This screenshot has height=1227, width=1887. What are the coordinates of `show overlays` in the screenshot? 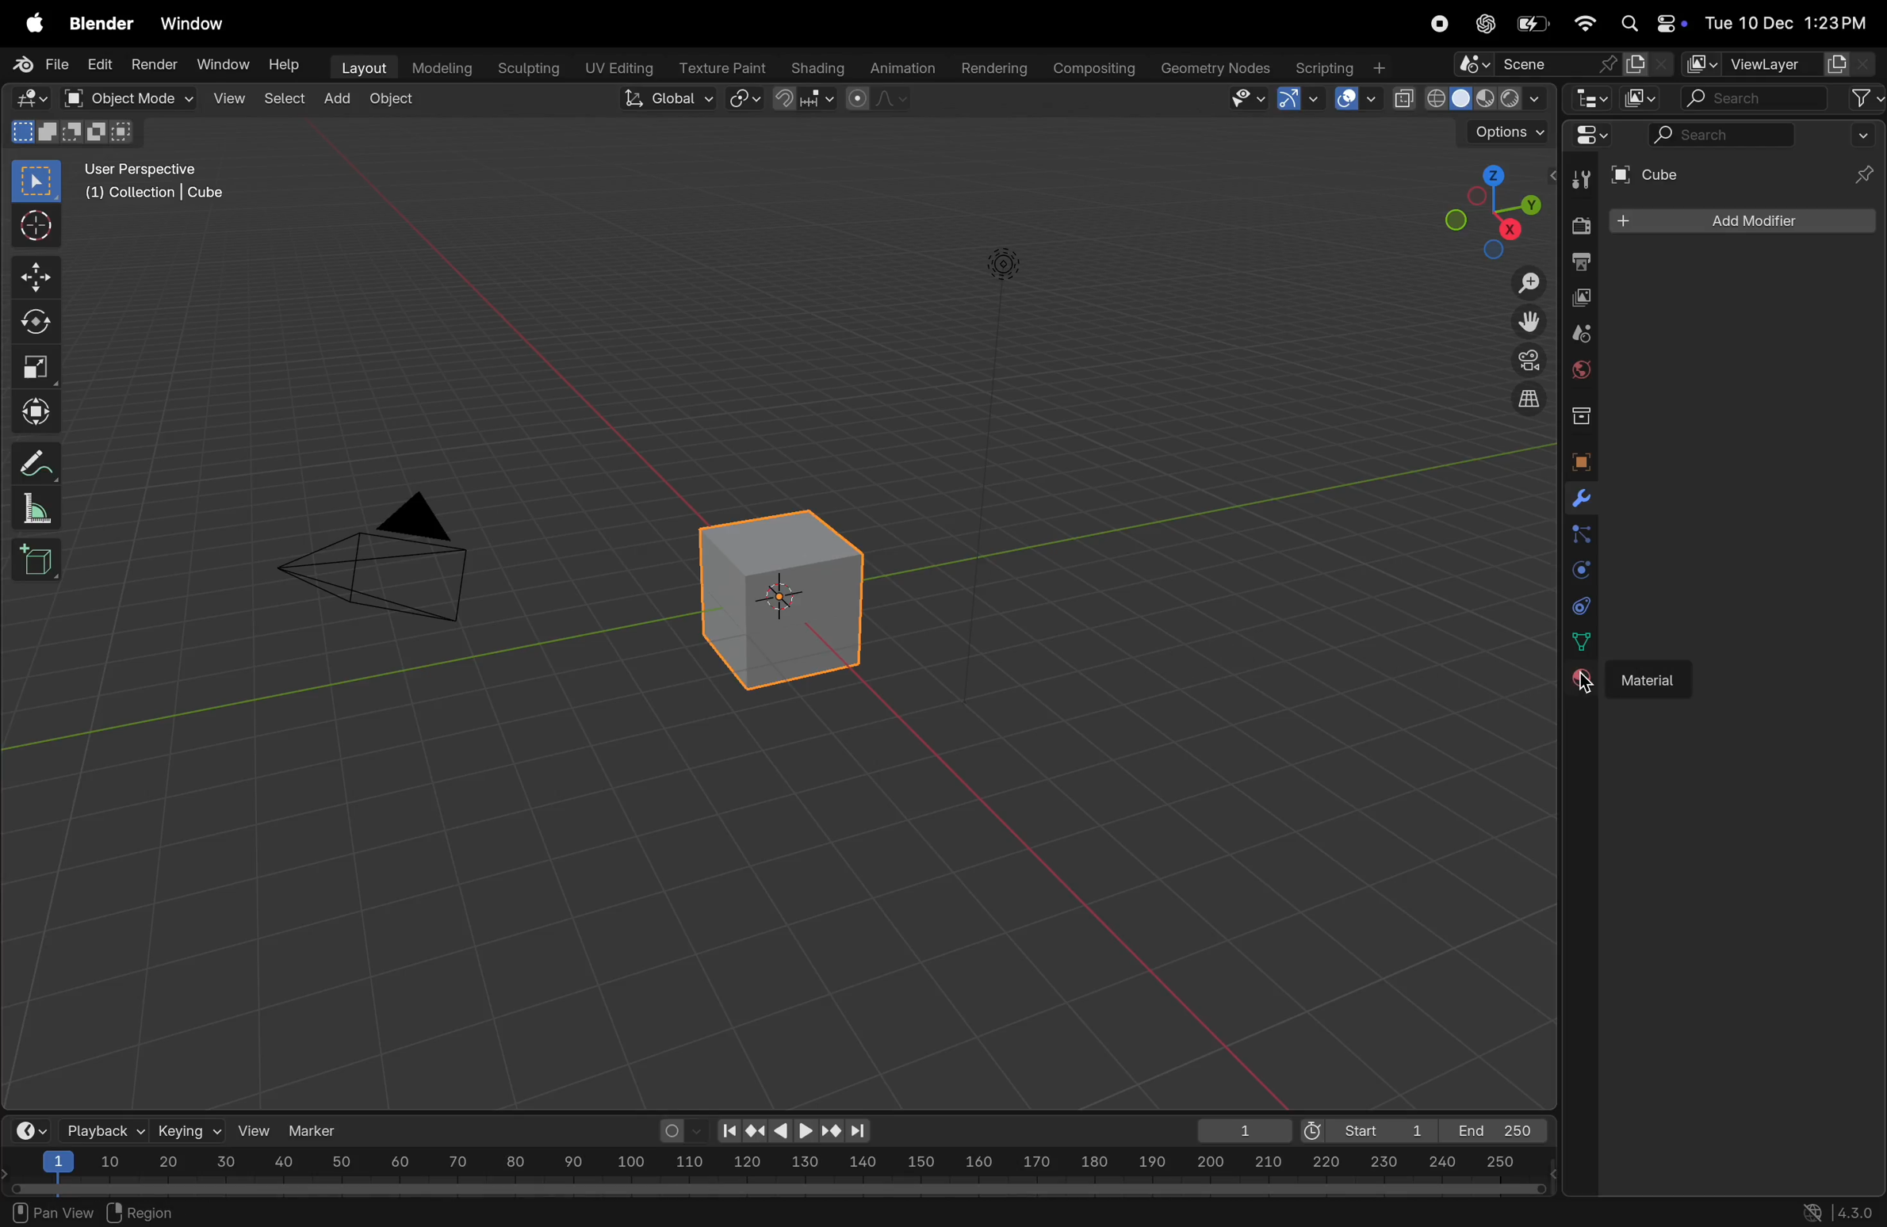 It's located at (1354, 99).